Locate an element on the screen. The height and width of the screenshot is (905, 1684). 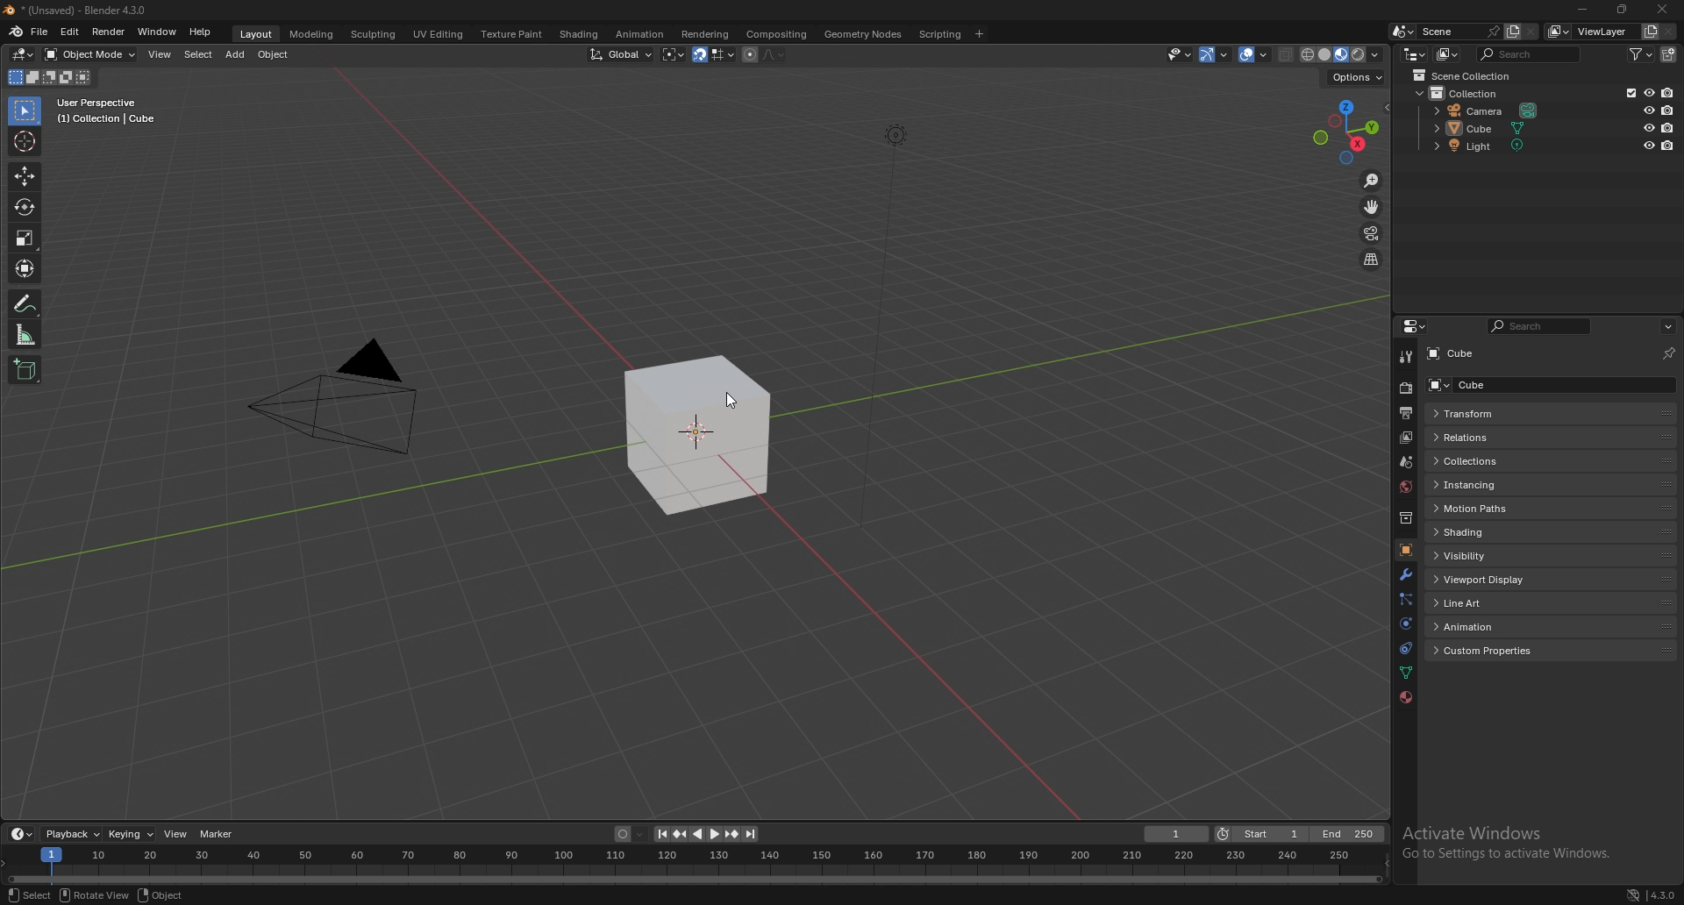
rotate view is located at coordinates (95, 894).